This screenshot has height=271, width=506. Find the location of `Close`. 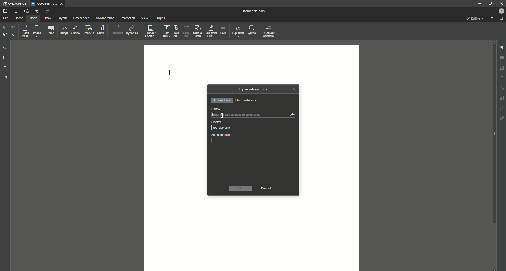

Close is located at coordinates (295, 89).